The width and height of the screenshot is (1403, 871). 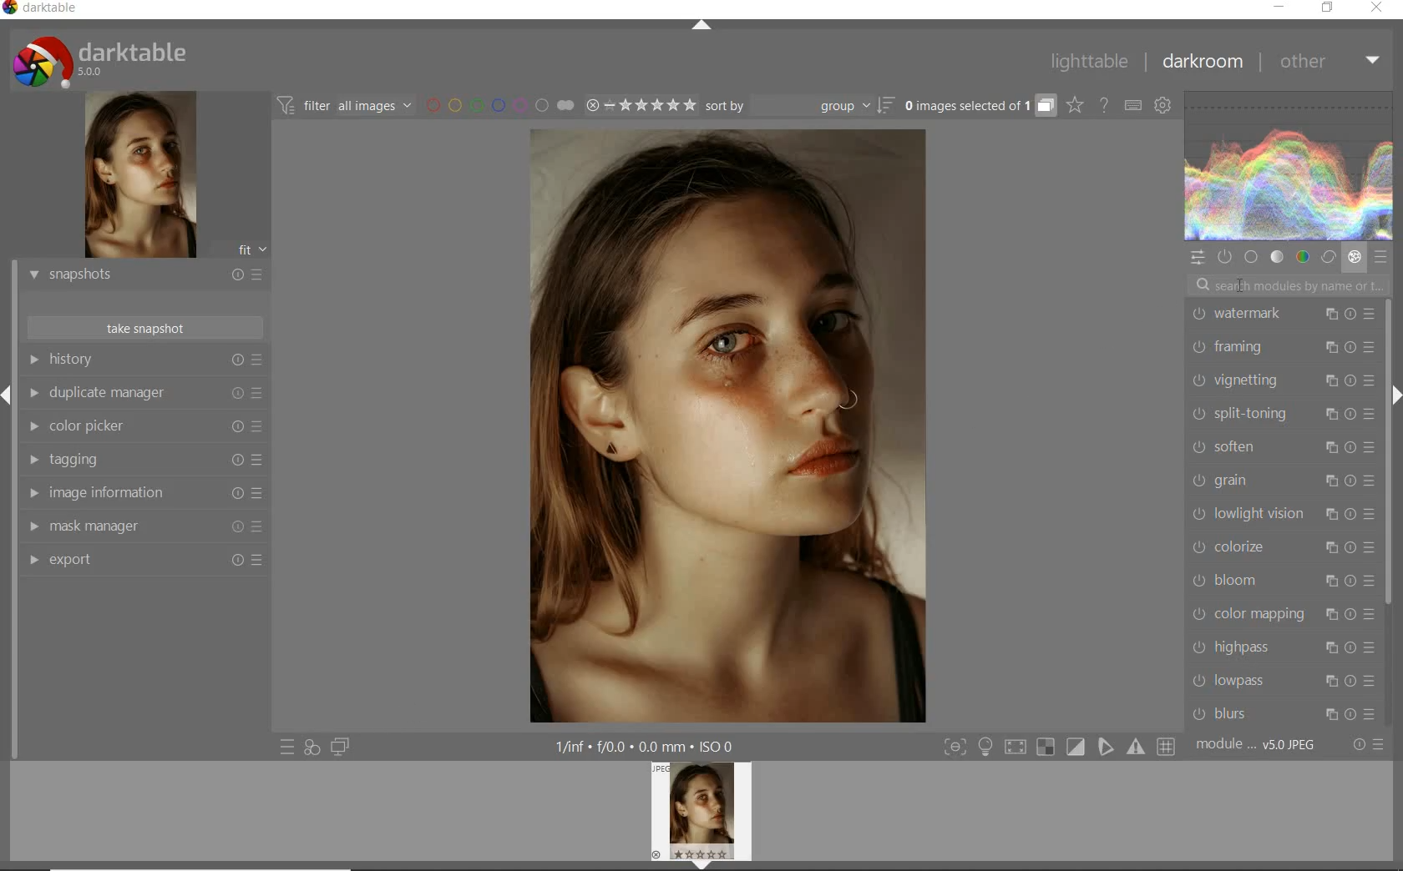 I want to click on quick access panel, so click(x=1198, y=258).